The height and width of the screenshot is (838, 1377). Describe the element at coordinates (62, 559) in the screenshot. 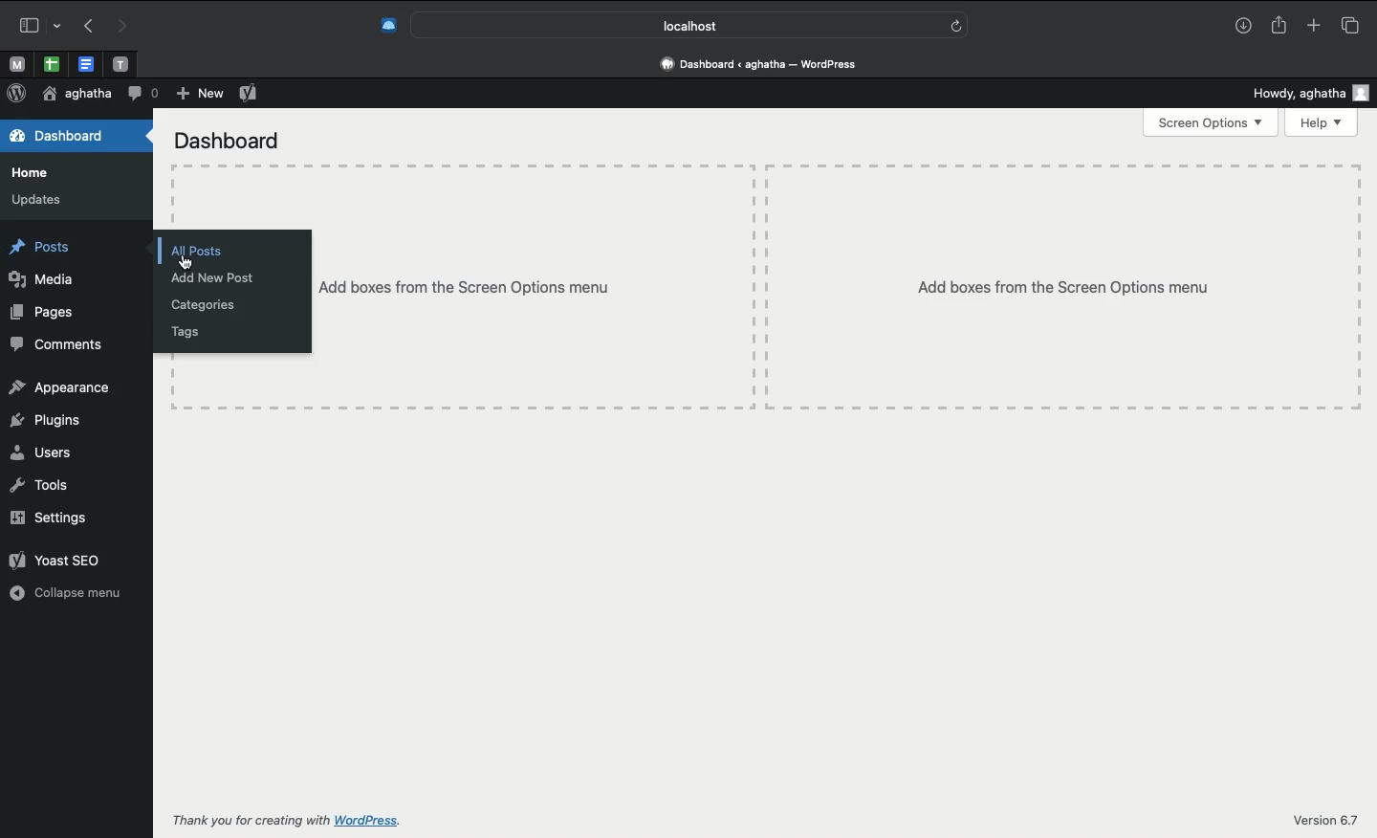

I see `Yoast` at that location.